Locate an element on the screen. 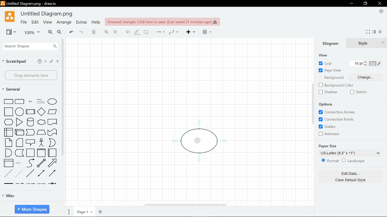 The height and width of the screenshot is (217, 387). View is located at coordinates (11, 32).